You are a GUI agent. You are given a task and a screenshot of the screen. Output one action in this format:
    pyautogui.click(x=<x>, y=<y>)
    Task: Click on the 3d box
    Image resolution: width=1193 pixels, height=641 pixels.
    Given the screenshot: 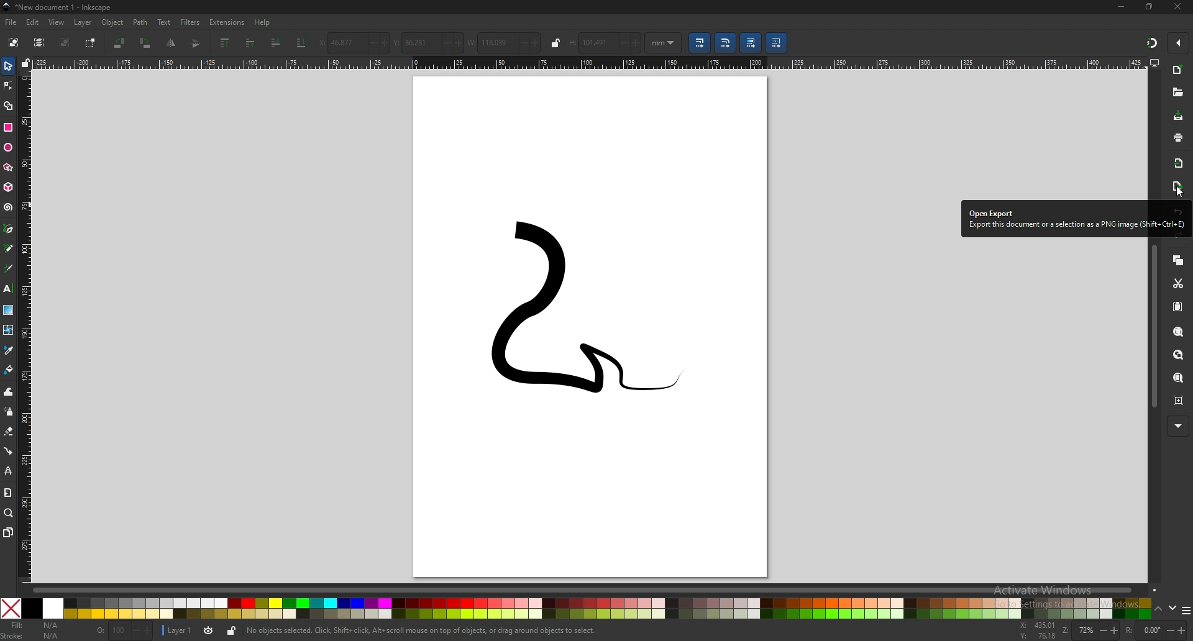 What is the action you would take?
    pyautogui.click(x=8, y=188)
    